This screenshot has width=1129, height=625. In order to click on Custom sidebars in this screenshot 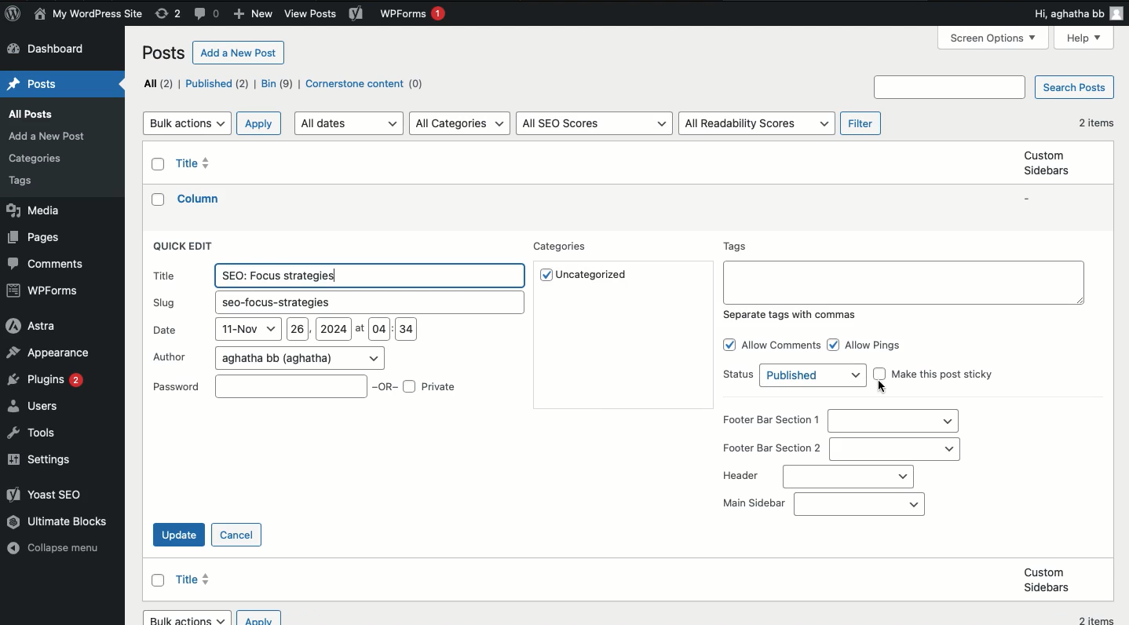, I will do `click(1045, 163)`.